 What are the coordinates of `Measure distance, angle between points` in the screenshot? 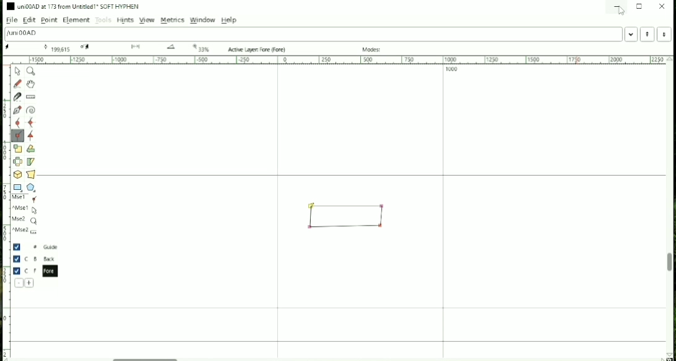 It's located at (32, 97).